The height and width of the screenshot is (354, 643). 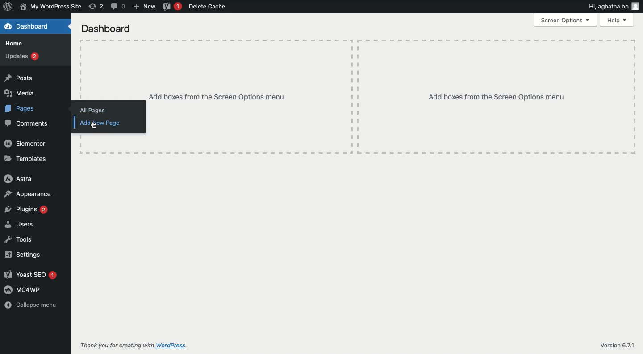 What do you see at coordinates (20, 92) in the screenshot?
I see `Media` at bounding box center [20, 92].